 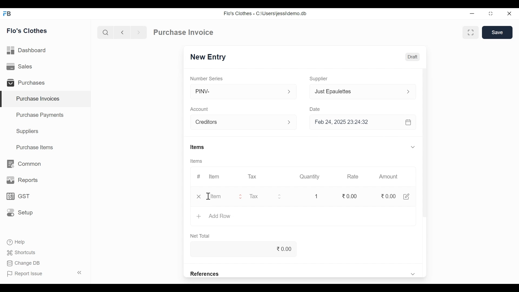 What do you see at coordinates (18, 196) in the screenshot?
I see `GST` at bounding box center [18, 196].